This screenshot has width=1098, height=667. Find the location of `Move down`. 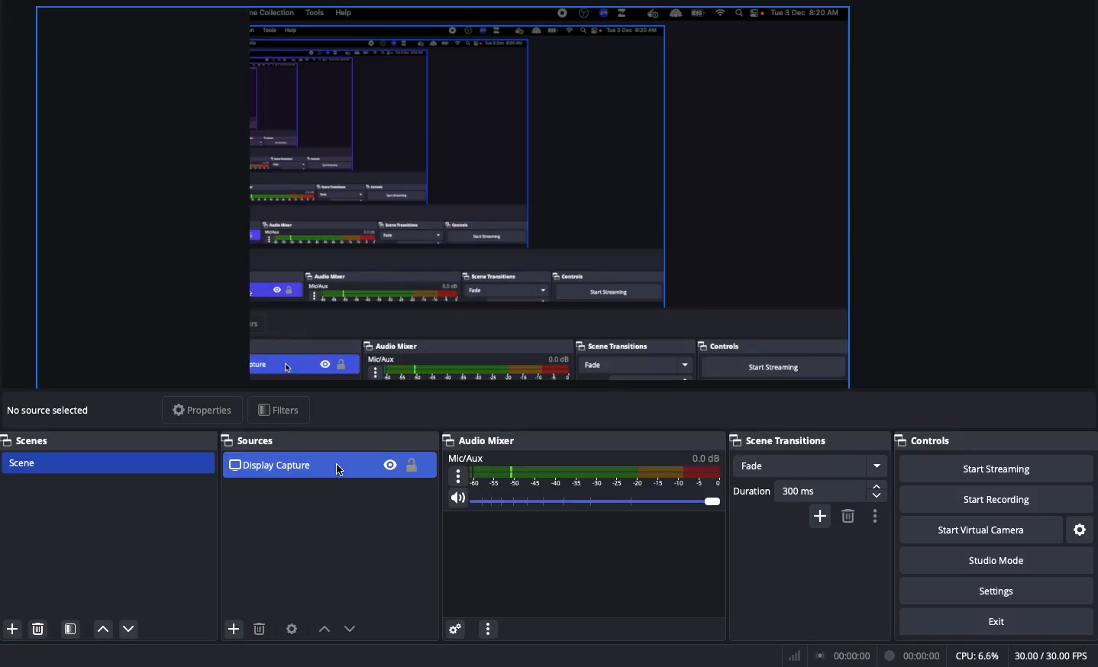

Move down is located at coordinates (128, 630).